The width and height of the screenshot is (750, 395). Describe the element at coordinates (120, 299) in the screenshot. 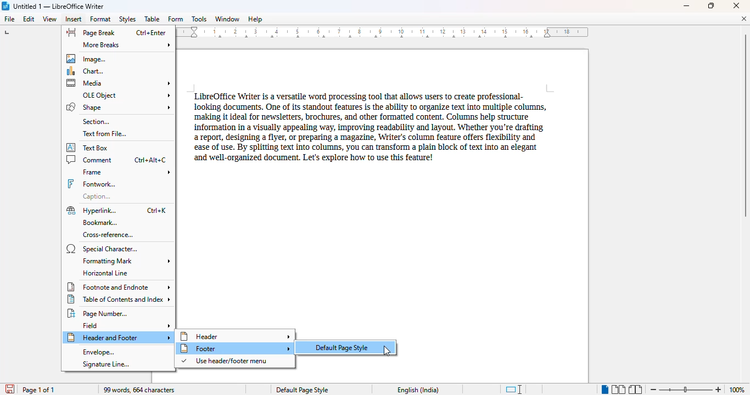

I see `table of contents and index` at that location.